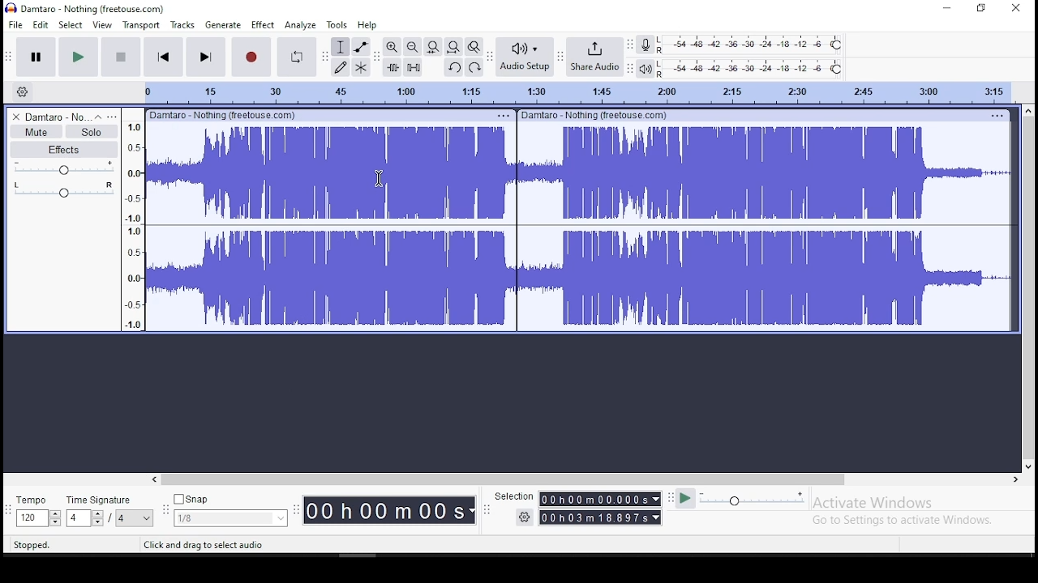 The width and height of the screenshot is (1038, 583). Describe the element at coordinates (600, 517) in the screenshot. I see `time menu` at that location.